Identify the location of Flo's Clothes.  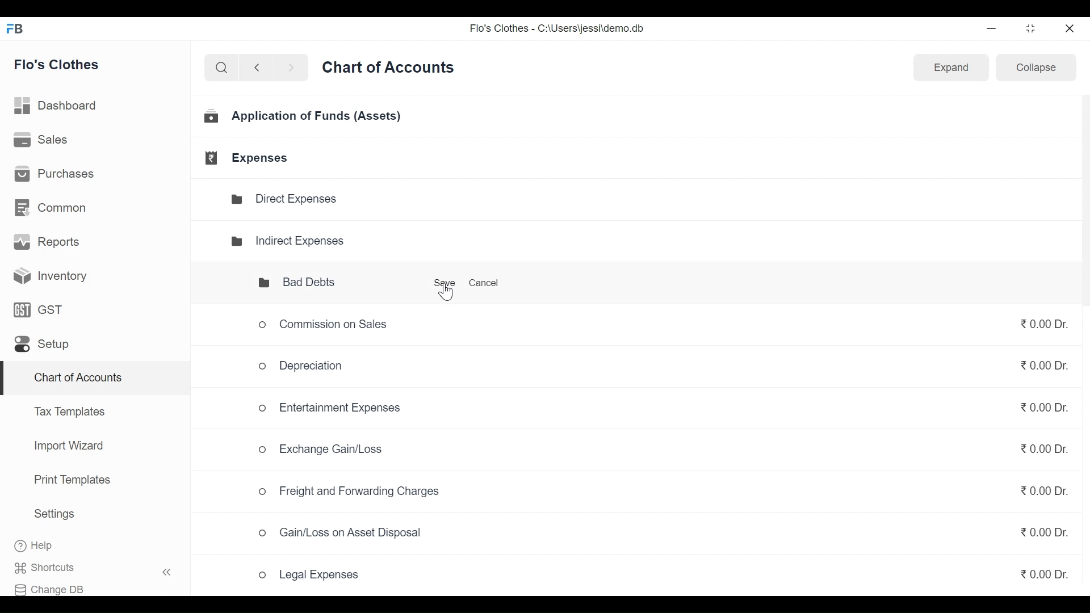
(62, 65).